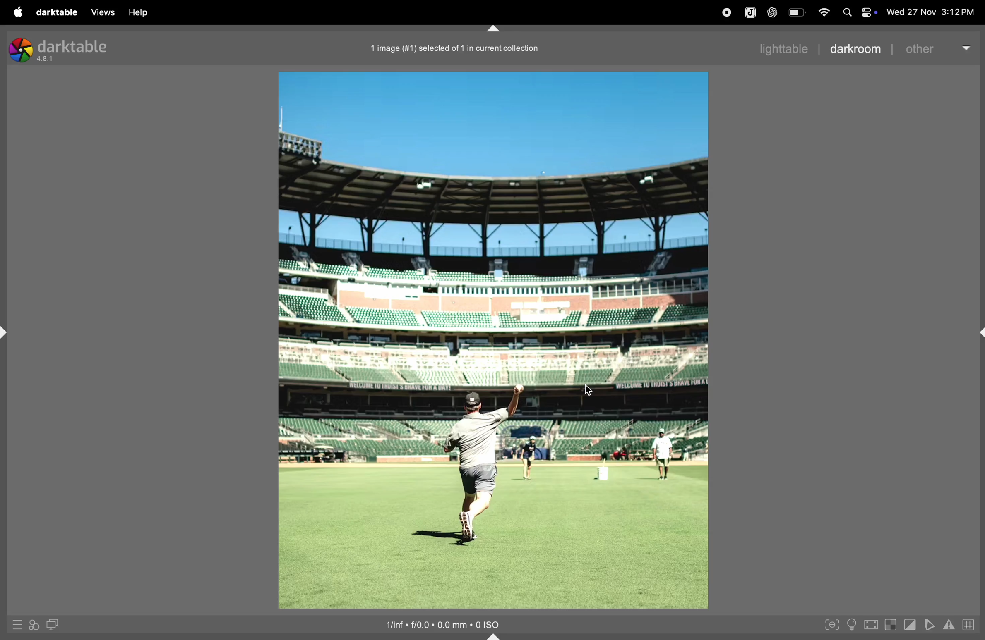 The height and width of the screenshot is (640, 985). What do you see at coordinates (21, 13) in the screenshot?
I see `` at bounding box center [21, 13].